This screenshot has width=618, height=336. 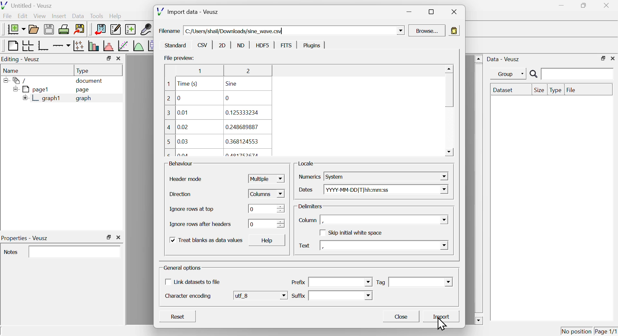 What do you see at coordinates (108, 58) in the screenshot?
I see `maximize` at bounding box center [108, 58].